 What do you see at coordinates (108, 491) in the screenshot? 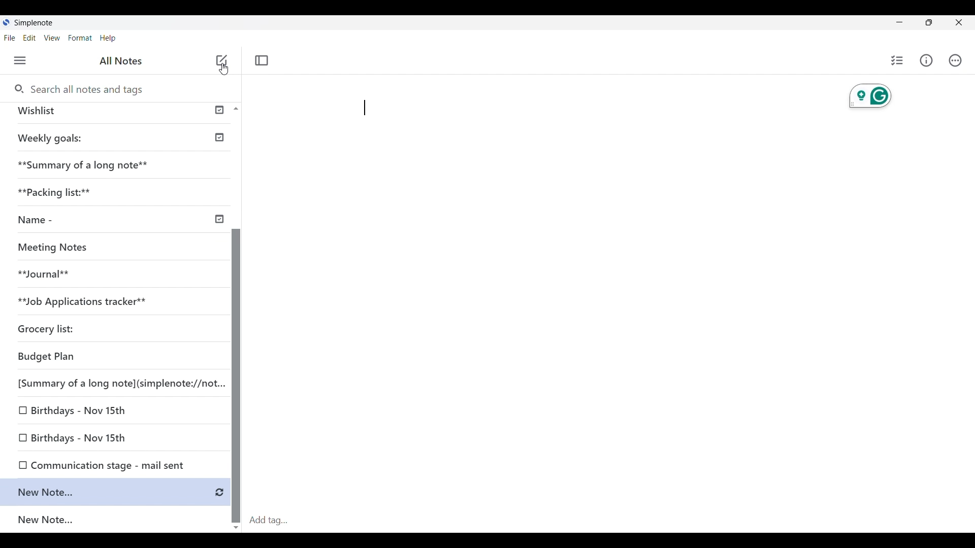
I see `New note created` at bounding box center [108, 491].